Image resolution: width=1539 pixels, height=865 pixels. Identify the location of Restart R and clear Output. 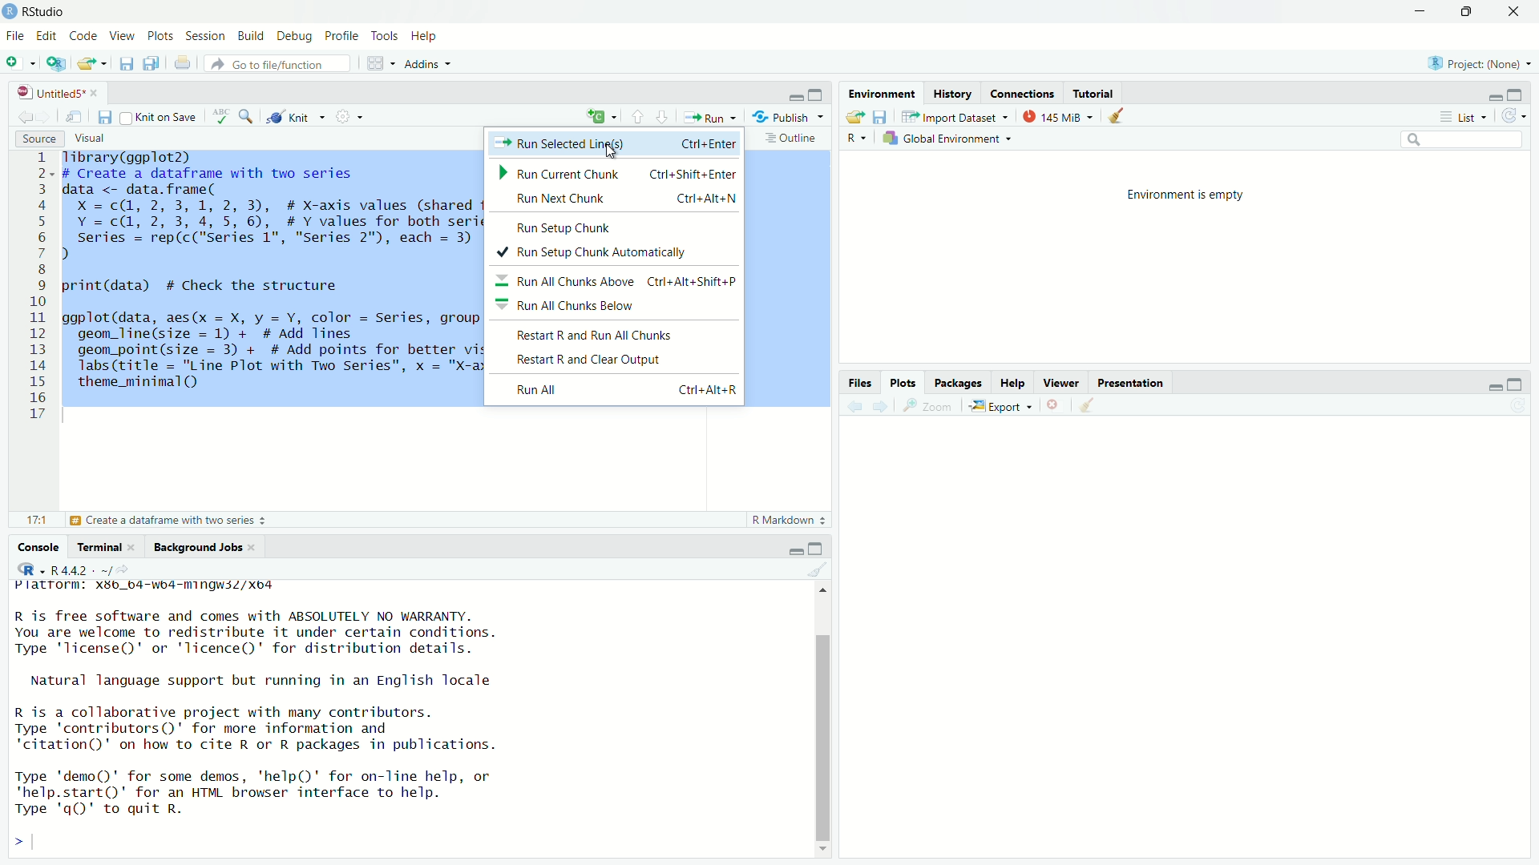
(588, 361).